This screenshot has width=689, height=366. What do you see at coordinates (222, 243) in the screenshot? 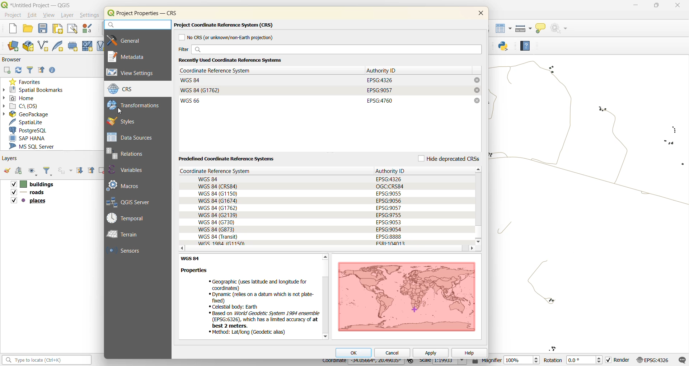
I see `WGS 1984 (G1150)` at bounding box center [222, 243].